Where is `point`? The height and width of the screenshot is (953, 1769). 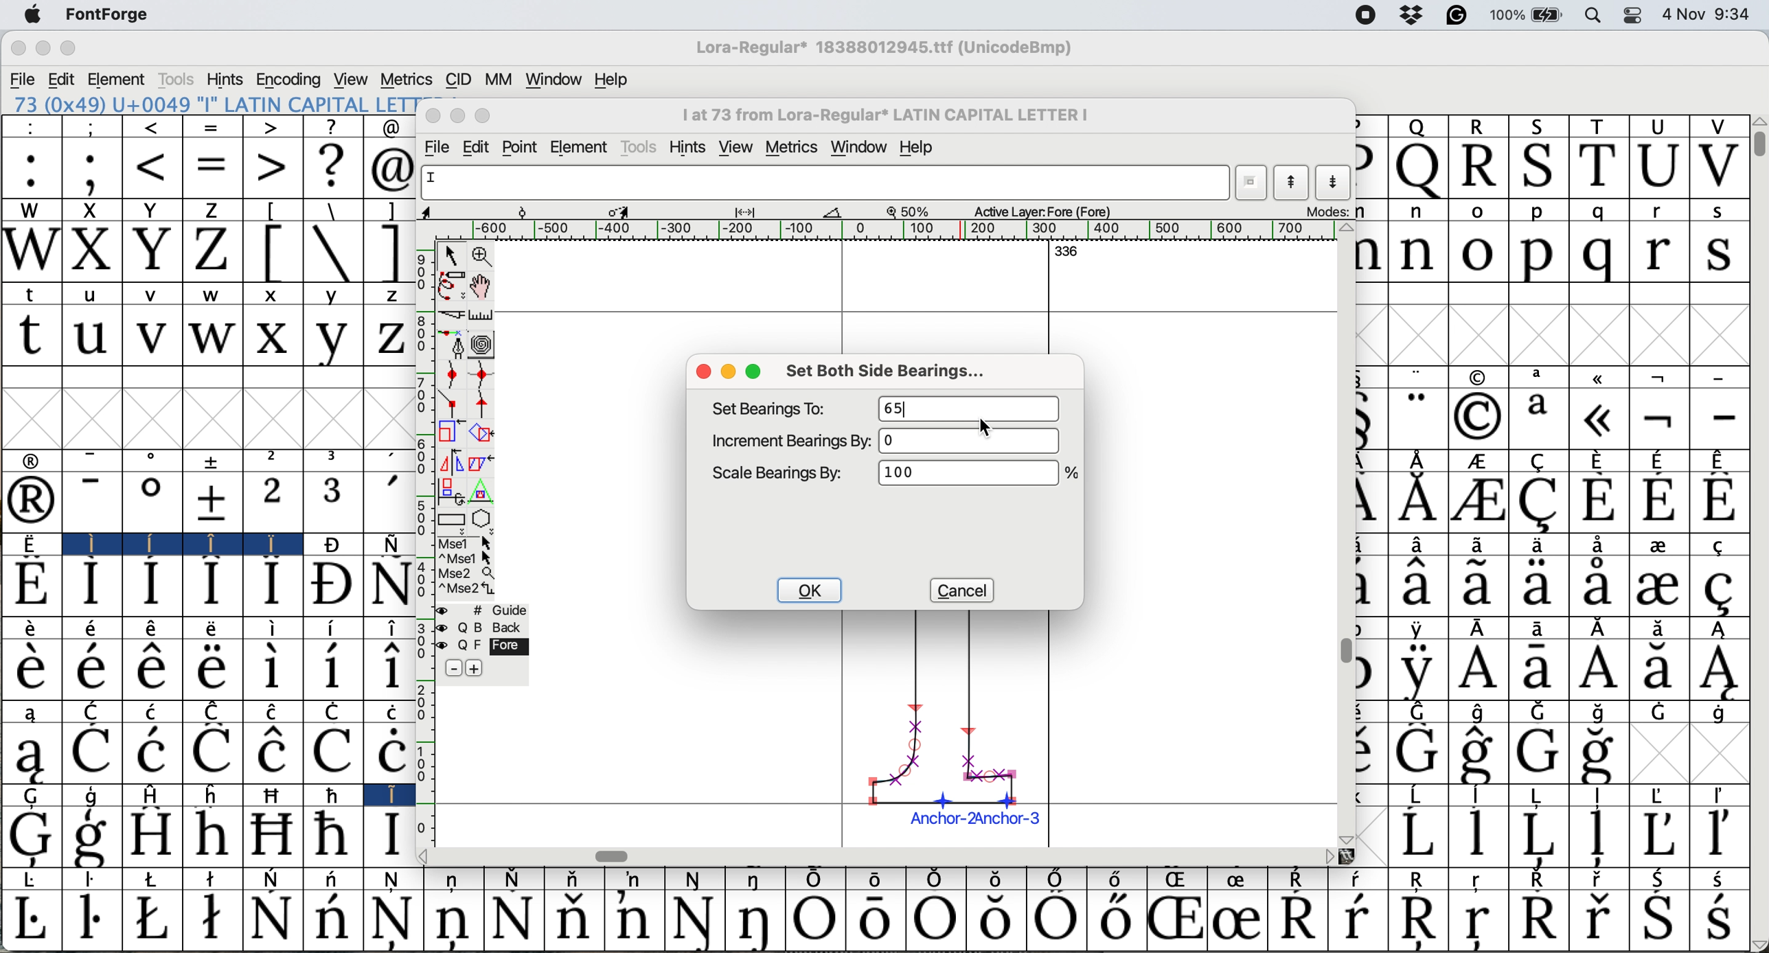
point is located at coordinates (524, 147).